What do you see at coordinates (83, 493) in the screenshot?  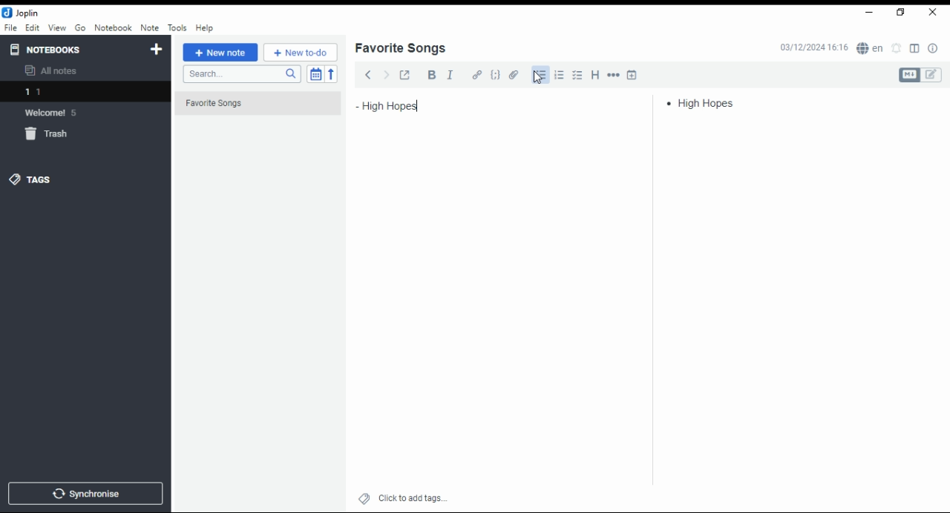 I see `synchronise` at bounding box center [83, 493].